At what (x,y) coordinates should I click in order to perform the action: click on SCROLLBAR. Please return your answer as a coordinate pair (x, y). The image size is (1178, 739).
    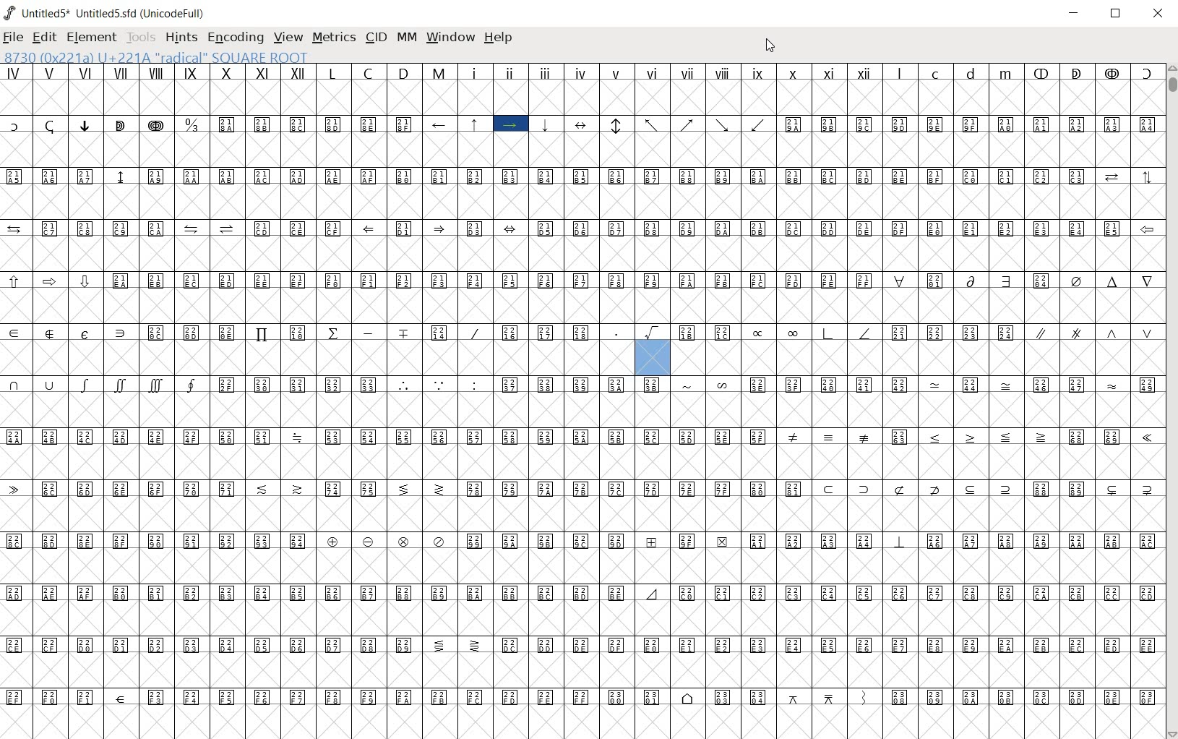
    Looking at the image, I should click on (1171, 401).